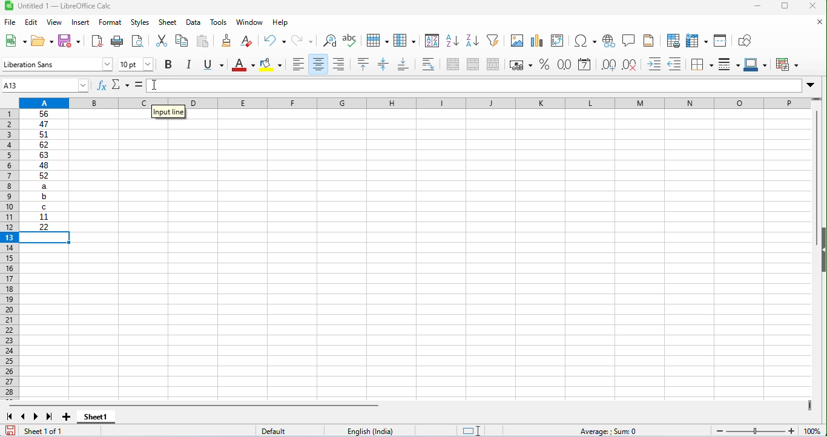 The height and width of the screenshot is (437, 827). I want to click on Expand/Collapse, so click(810, 85).